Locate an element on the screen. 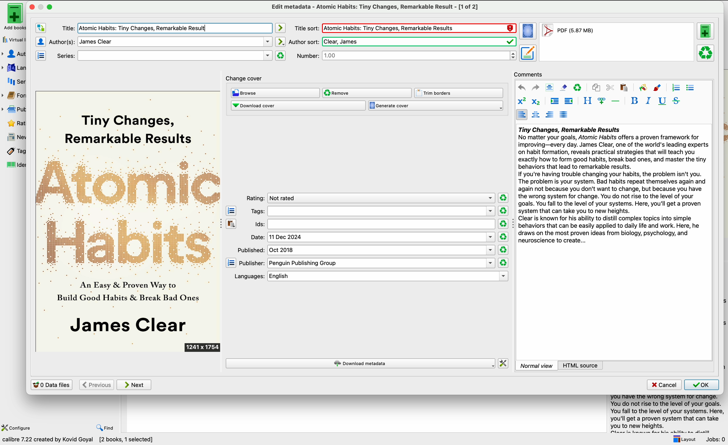 This screenshot has width=728, height=445. series is located at coordinates (14, 82).